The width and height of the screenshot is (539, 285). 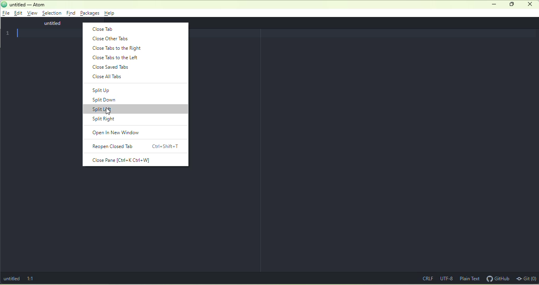 I want to click on close saved tabs, so click(x=112, y=67).